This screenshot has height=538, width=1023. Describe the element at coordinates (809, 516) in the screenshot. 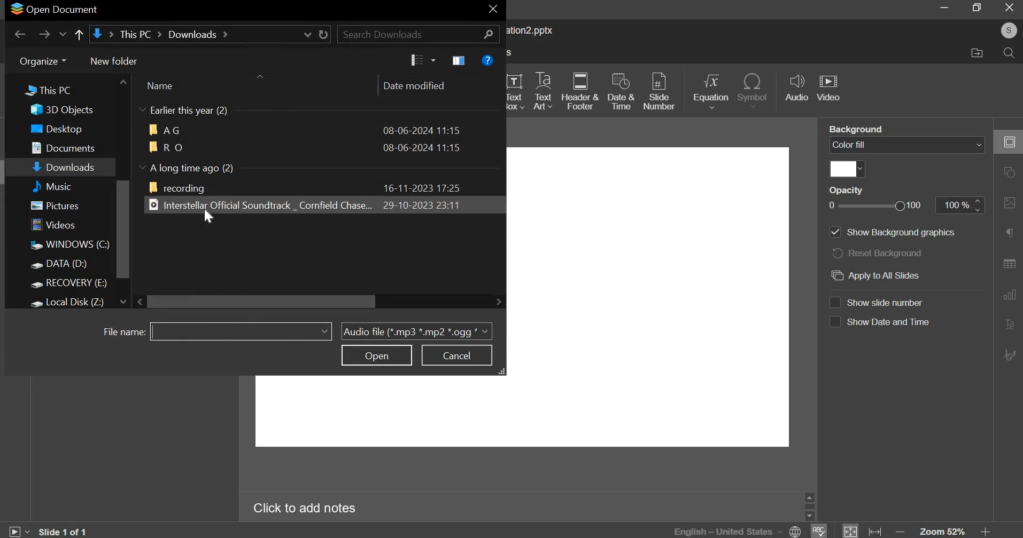

I see `scroll down` at that location.